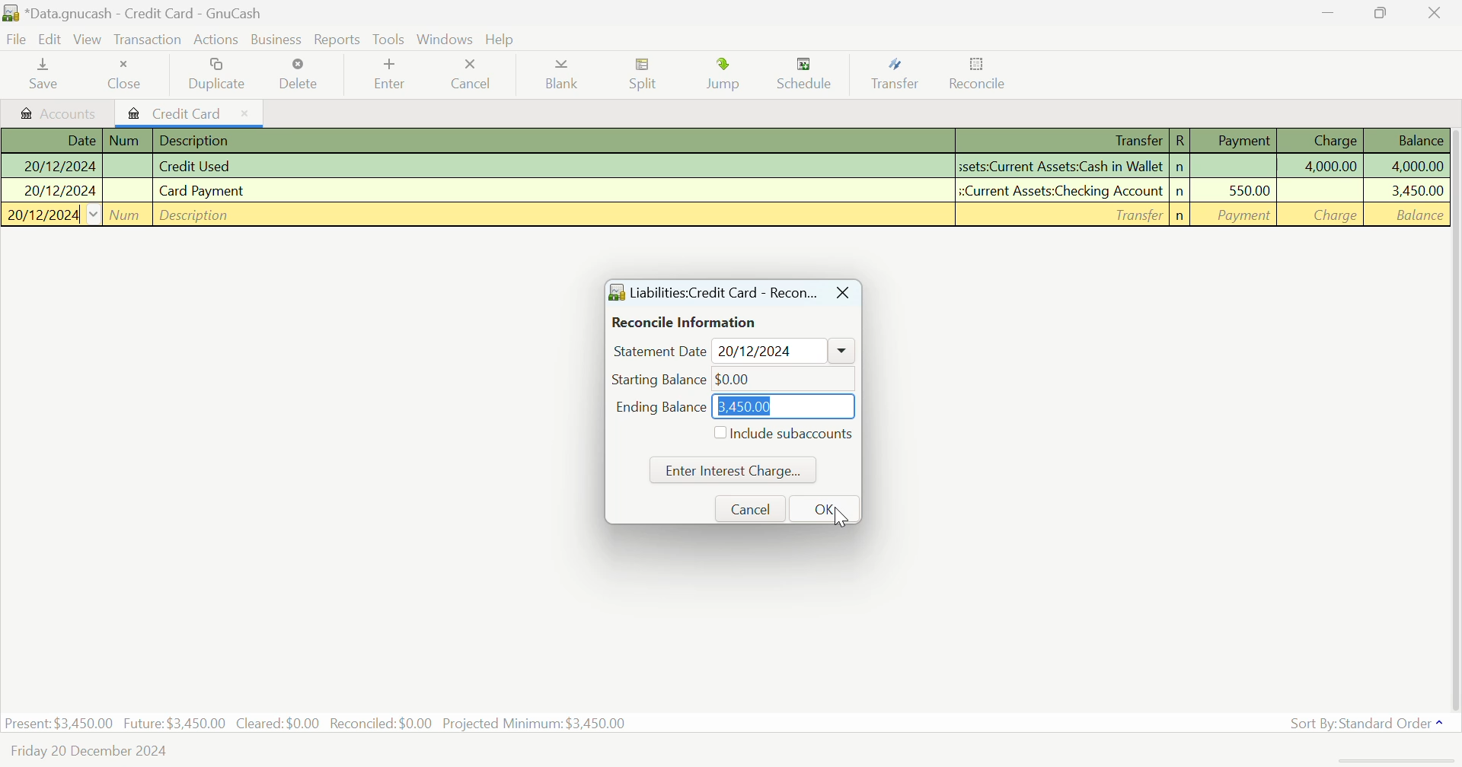 This screenshot has height=767, width=1462. What do you see at coordinates (565, 74) in the screenshot?
I see `Blank` at bounding box center [565, 74].